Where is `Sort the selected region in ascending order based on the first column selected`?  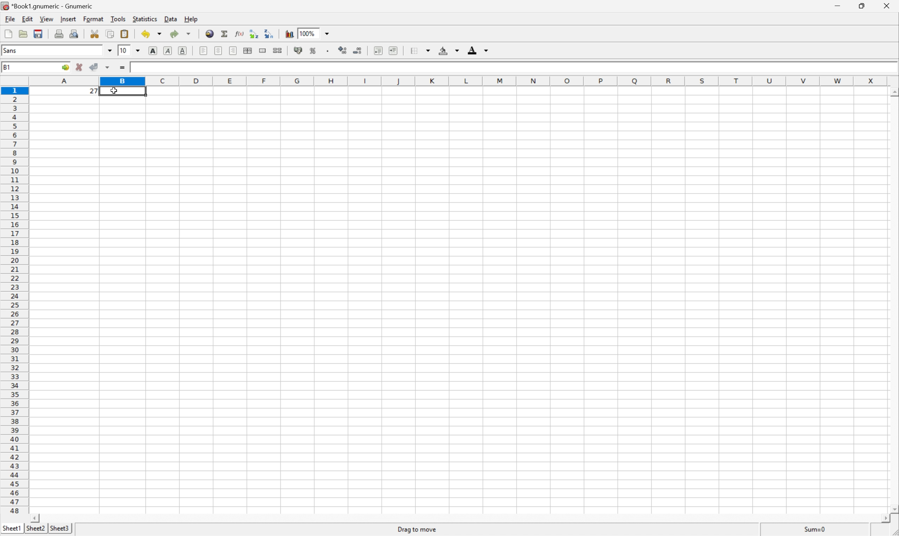 Sort the selected region in ascending order based on the first column selected is located at coordinates (254, 33).